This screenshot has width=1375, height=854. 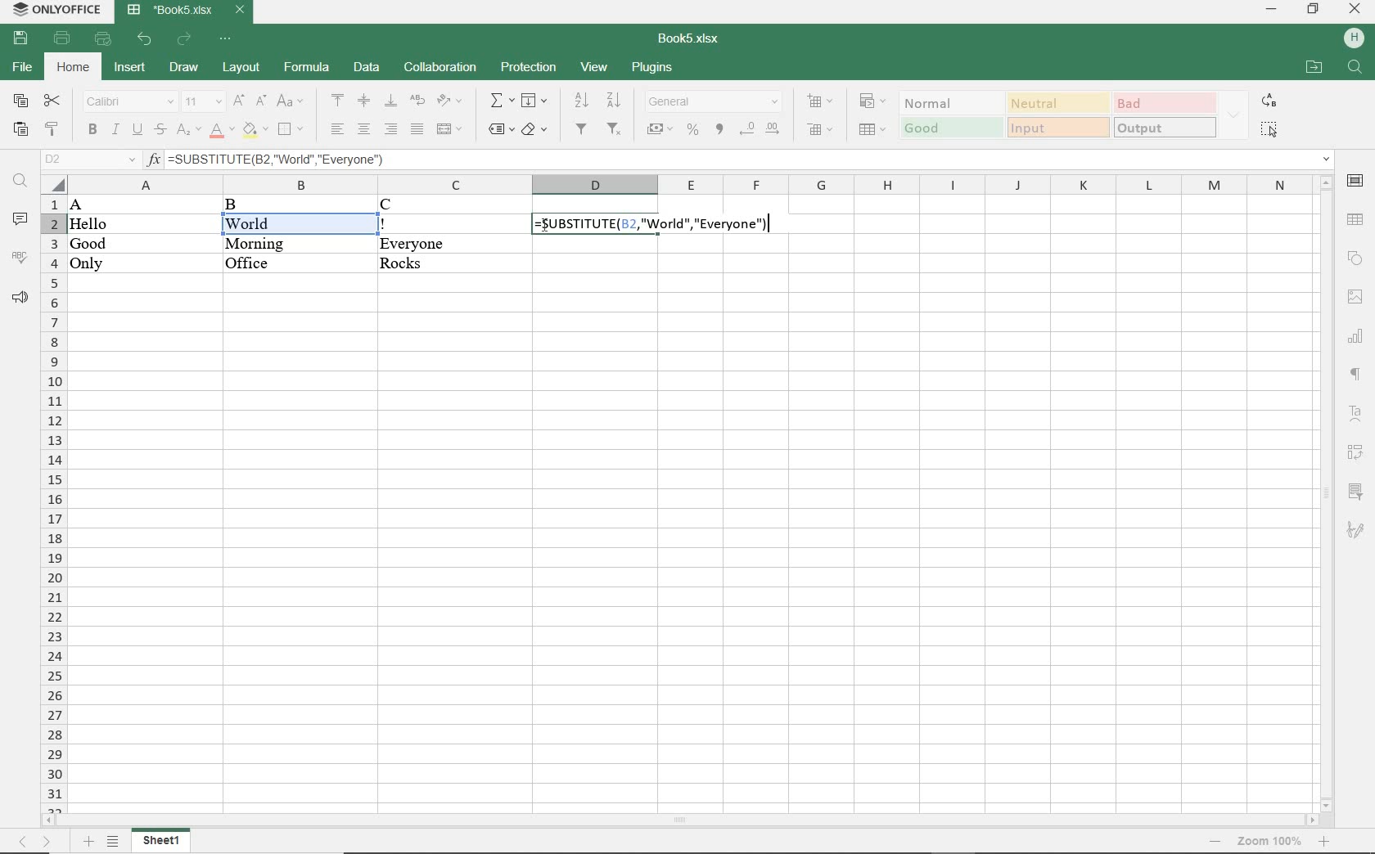 What do you see at coordinates (1355, 258) in the screenshot?
I see `shape` at bounding box center [1355, 258].